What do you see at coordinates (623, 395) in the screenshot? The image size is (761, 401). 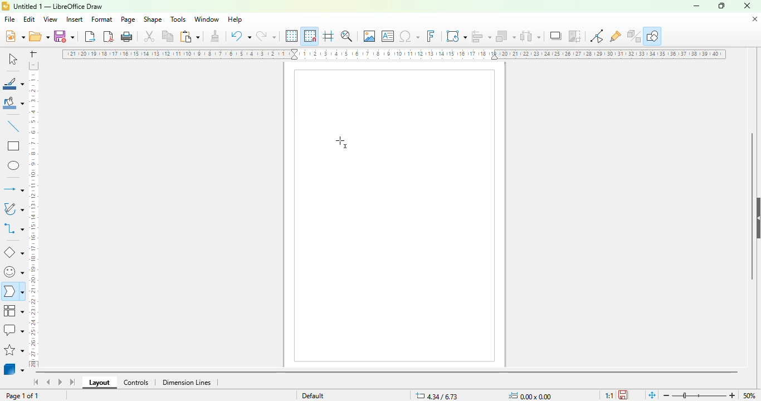 I see `click to save the document` at bounding box center [623, 395].